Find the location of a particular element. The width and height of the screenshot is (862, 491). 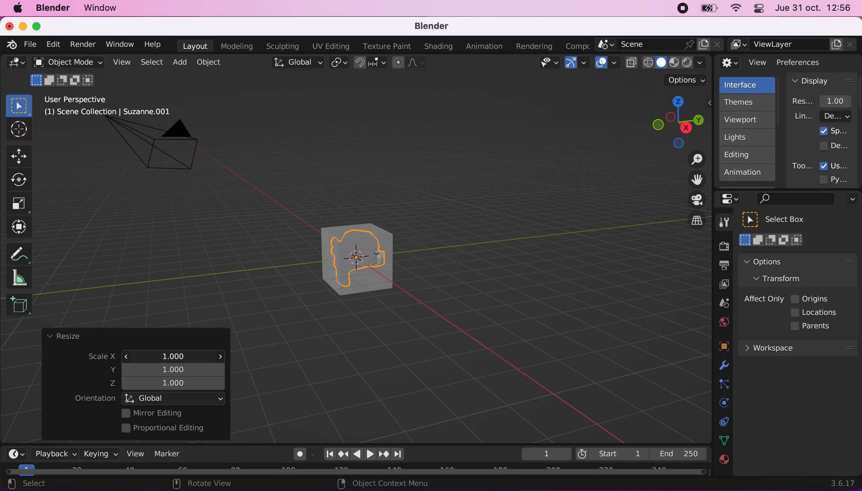

battery is located at coordinates (706, 10).